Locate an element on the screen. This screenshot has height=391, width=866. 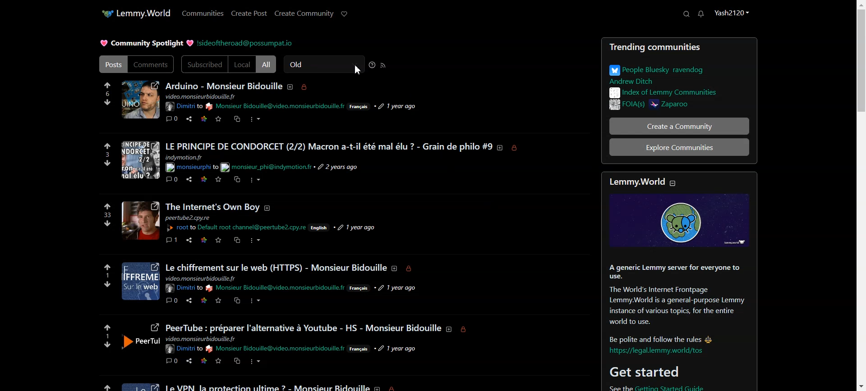
Text is located at coordinates (146, 43).